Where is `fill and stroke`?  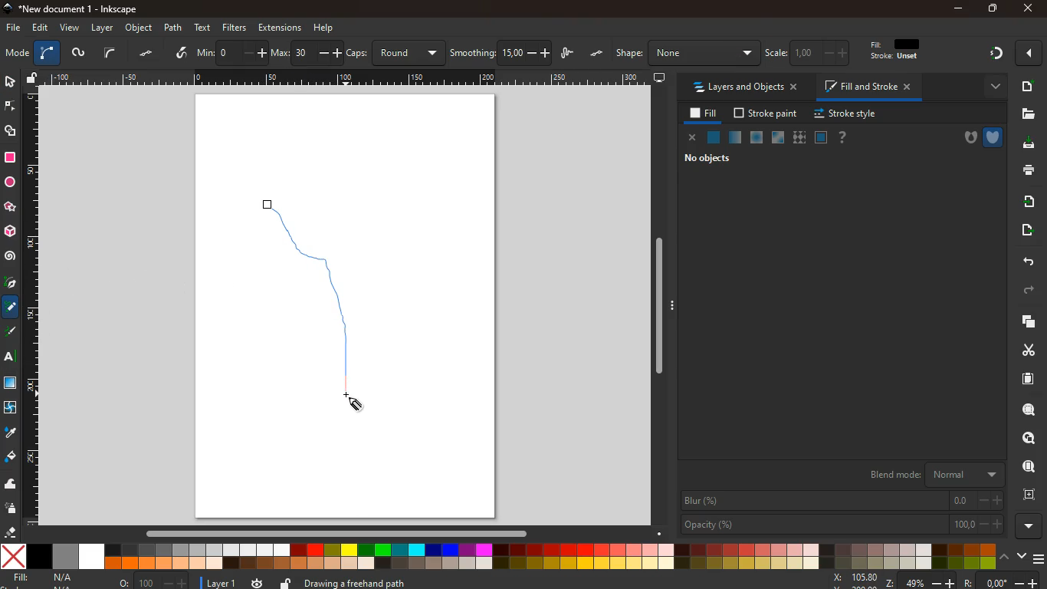
fill and stroke is located at coordinates (868, 86).